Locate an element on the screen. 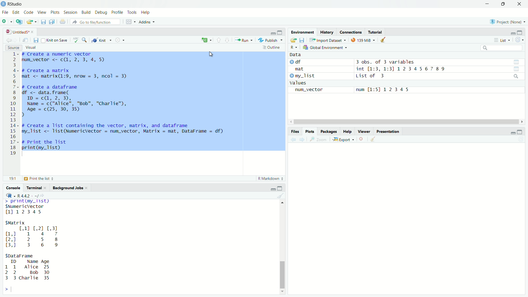  Debug is located at coordinates (101, 12).